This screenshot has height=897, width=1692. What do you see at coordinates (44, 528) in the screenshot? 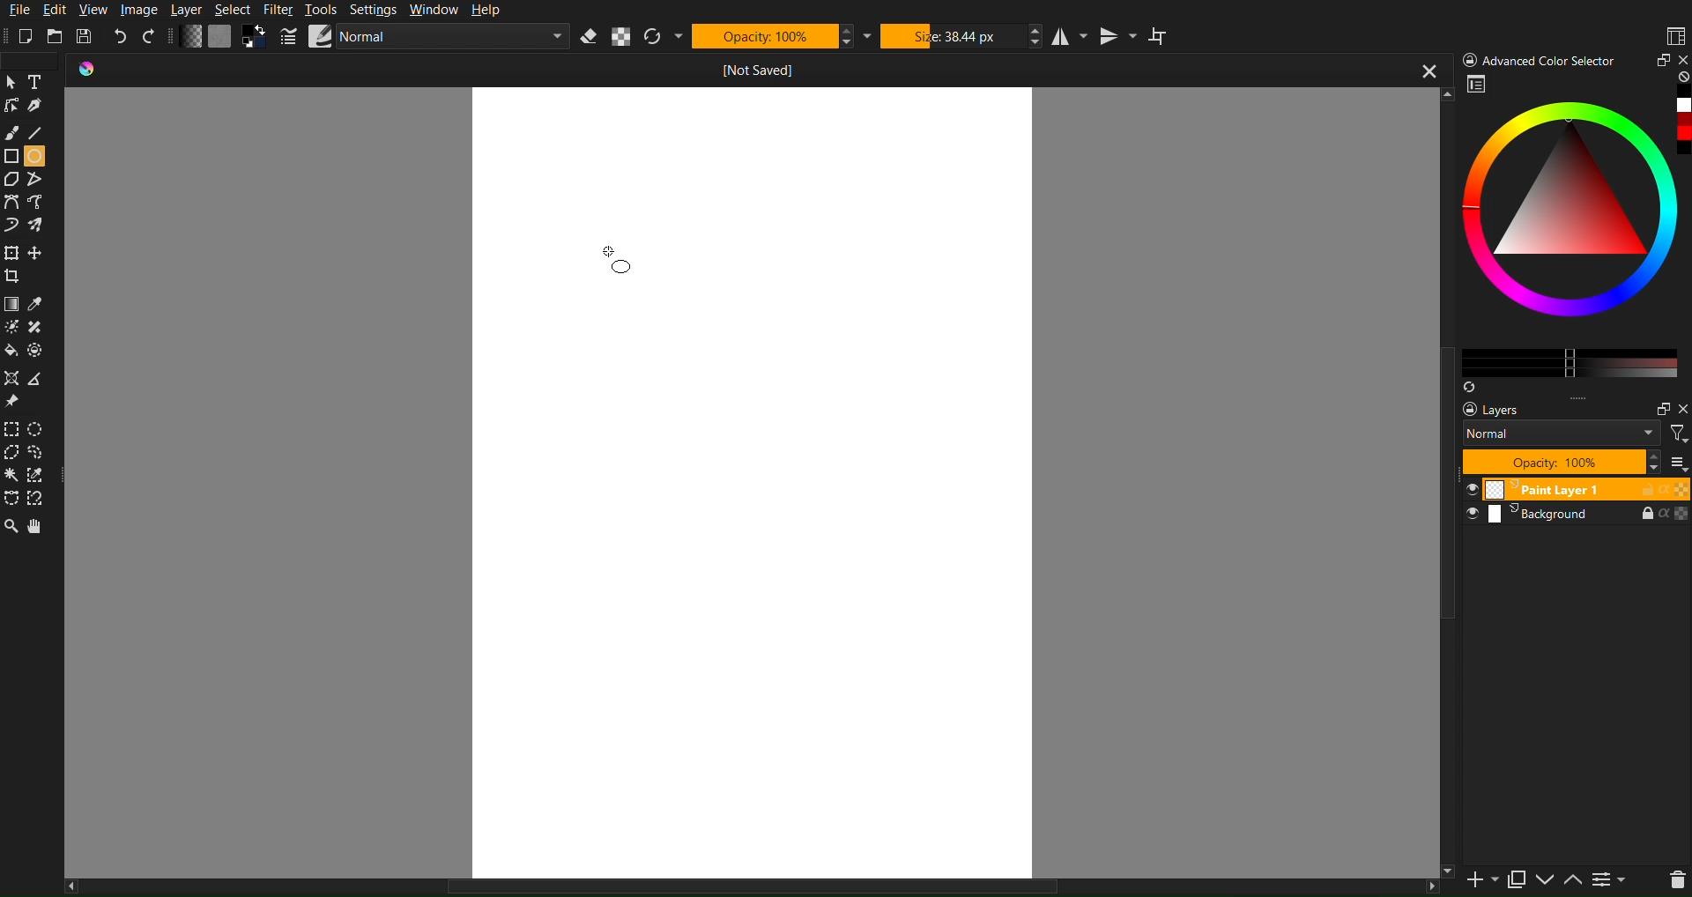
I see `Pan` at bounding box center [44, 528].